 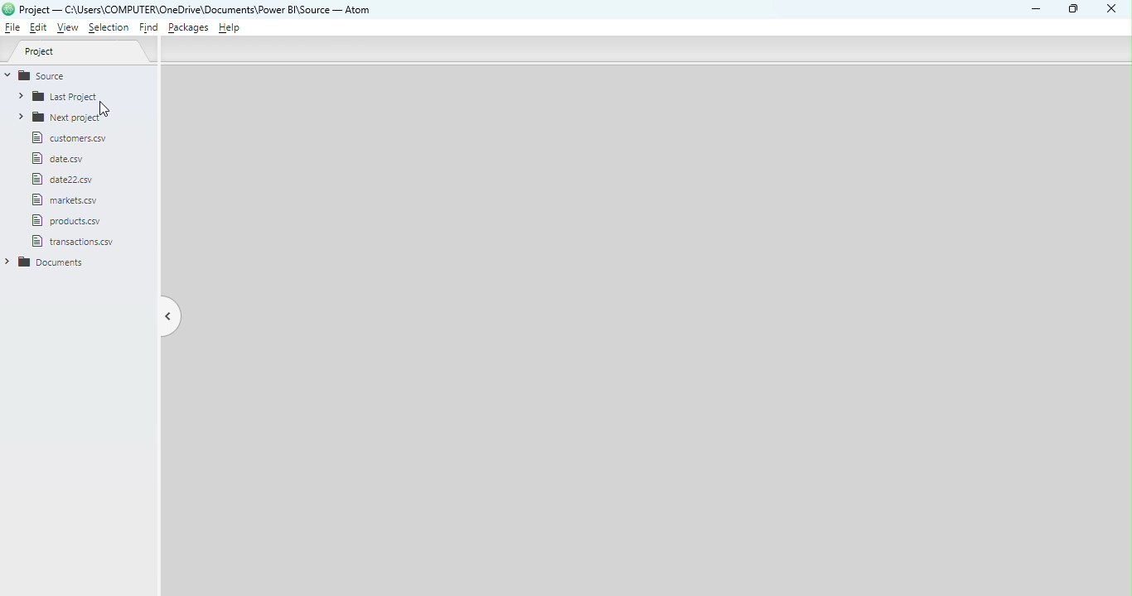 What do you see at coordinates (65, 200) in the screenshot?
I see `File` at bounding box center [65, 200].